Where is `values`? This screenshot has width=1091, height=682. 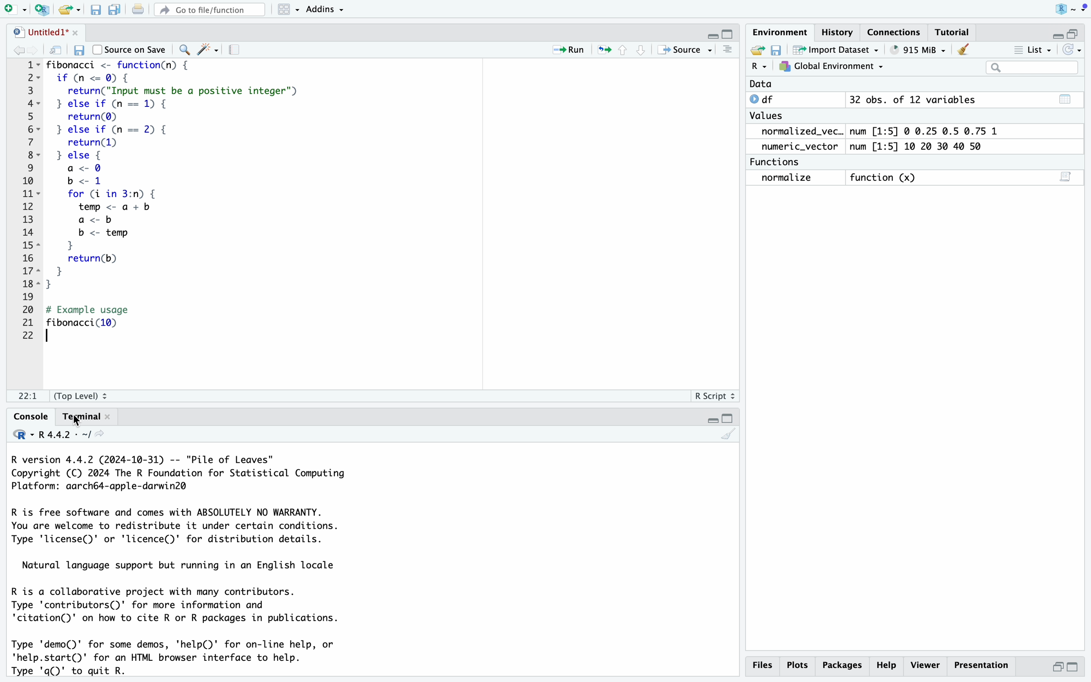
values is located at coordinates (768, 115).